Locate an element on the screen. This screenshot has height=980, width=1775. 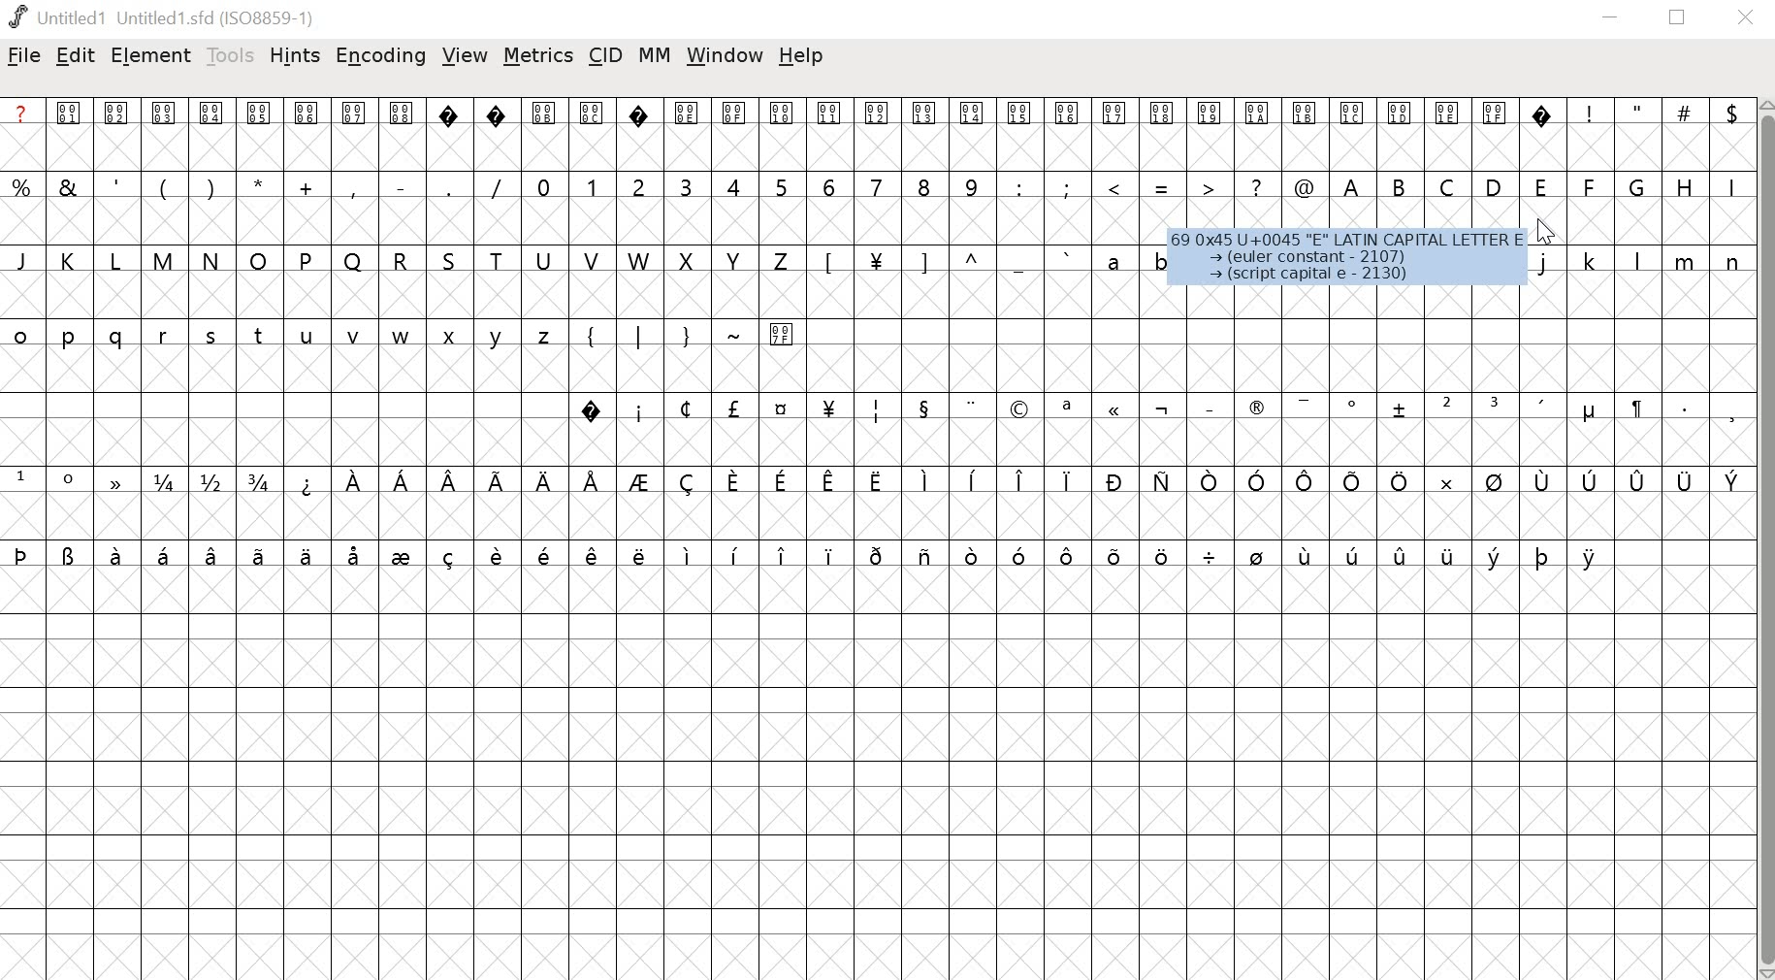
window is located at coordinates (723, 54).